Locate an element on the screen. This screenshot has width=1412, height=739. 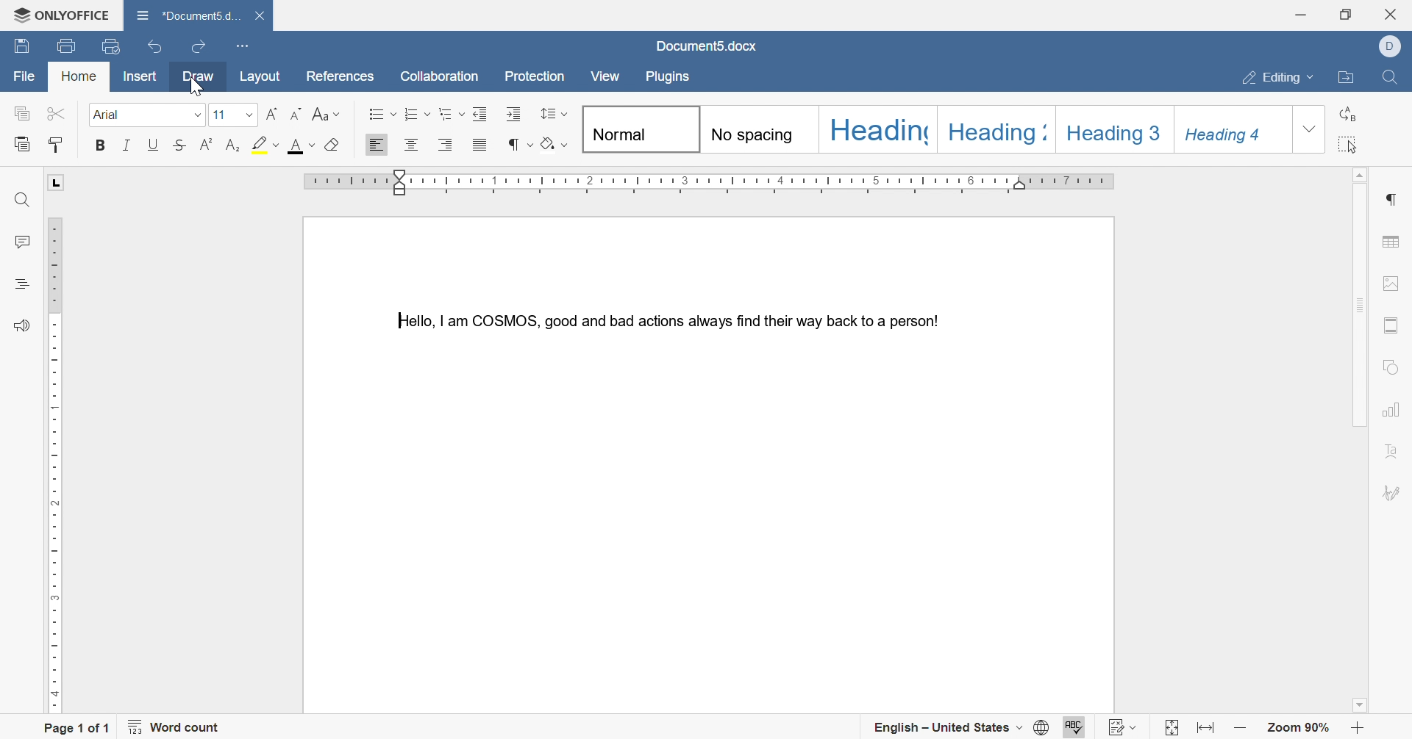
plugins is located at coordinates (668, 77).